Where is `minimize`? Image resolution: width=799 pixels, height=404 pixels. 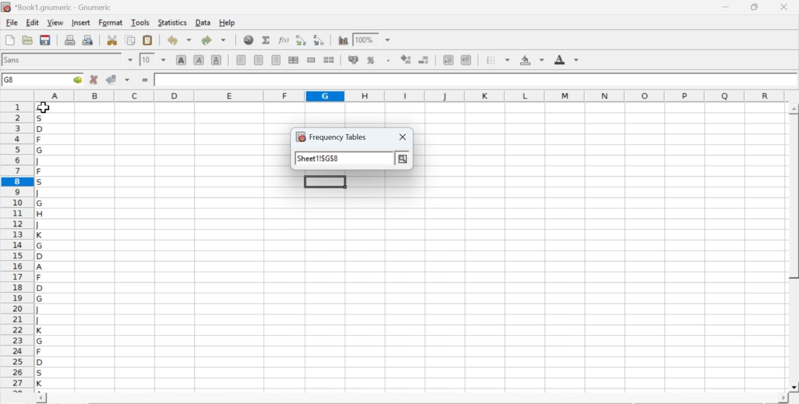 minimize is located at coordinates (727, 7).